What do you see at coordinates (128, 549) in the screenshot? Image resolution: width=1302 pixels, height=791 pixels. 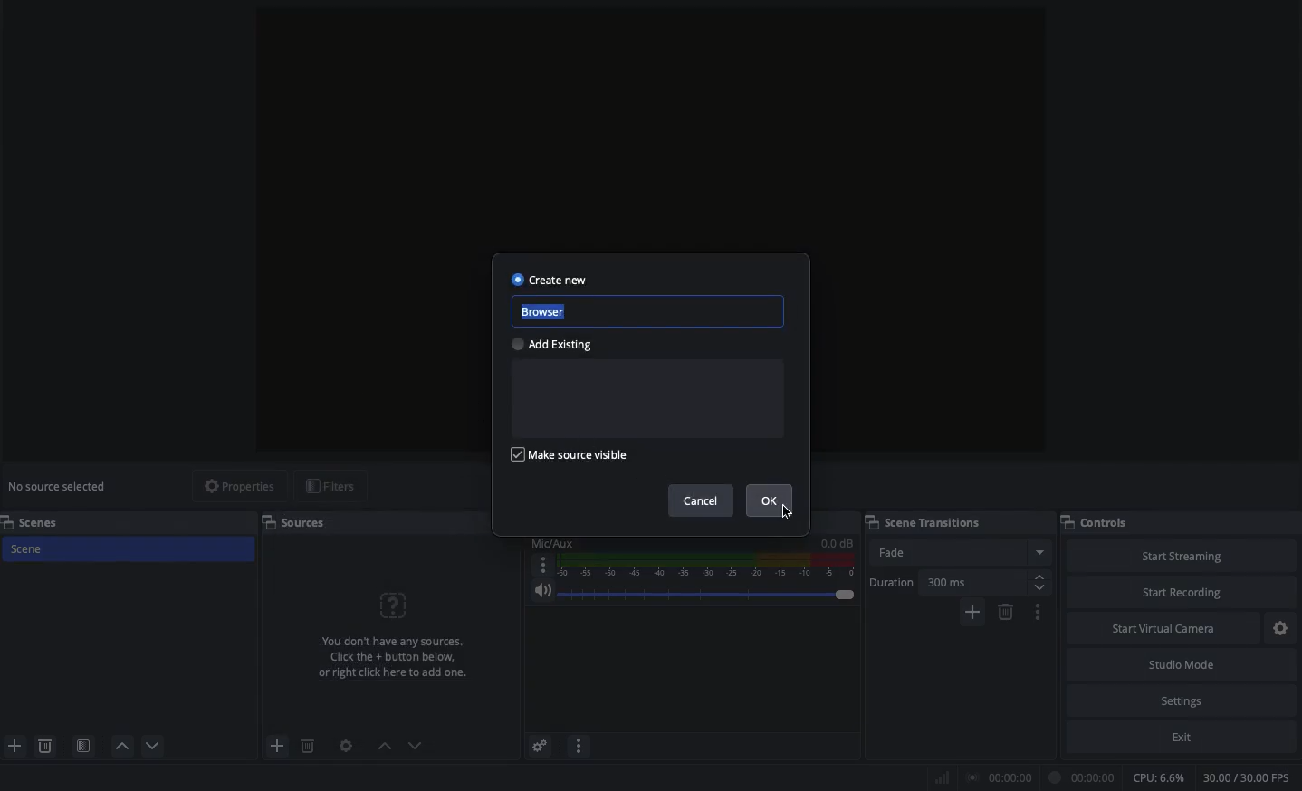 I see `Scene` at bounding box center [128, 549].